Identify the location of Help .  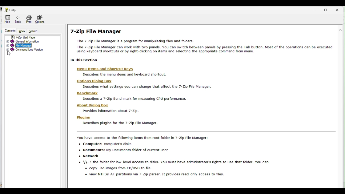
(12, 9).